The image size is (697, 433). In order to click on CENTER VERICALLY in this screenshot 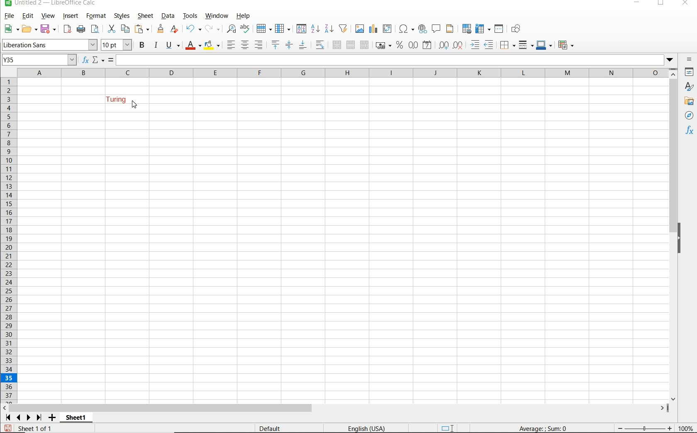, I will do `click(290, 46)`.